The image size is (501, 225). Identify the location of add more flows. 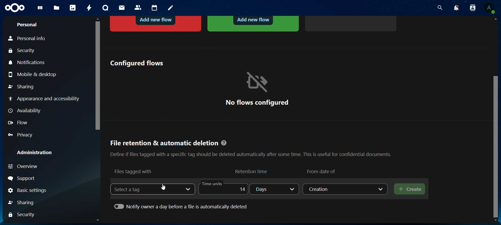
(352, 23).